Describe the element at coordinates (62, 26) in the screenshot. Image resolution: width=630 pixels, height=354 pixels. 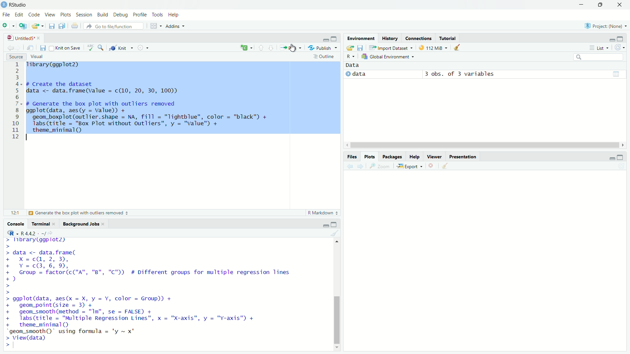
I see `copy` at that location.